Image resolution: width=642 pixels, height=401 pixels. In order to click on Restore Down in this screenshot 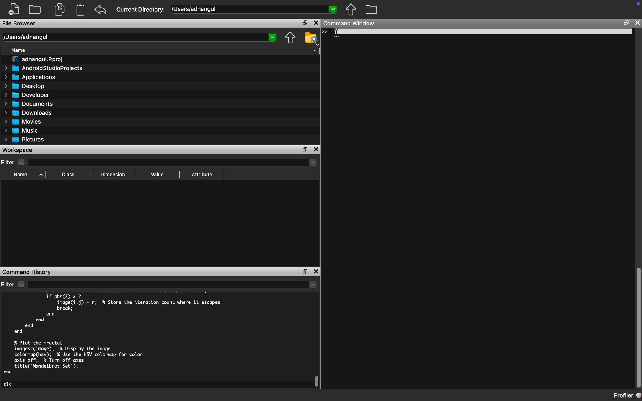, I will do `click(305, 149)`.